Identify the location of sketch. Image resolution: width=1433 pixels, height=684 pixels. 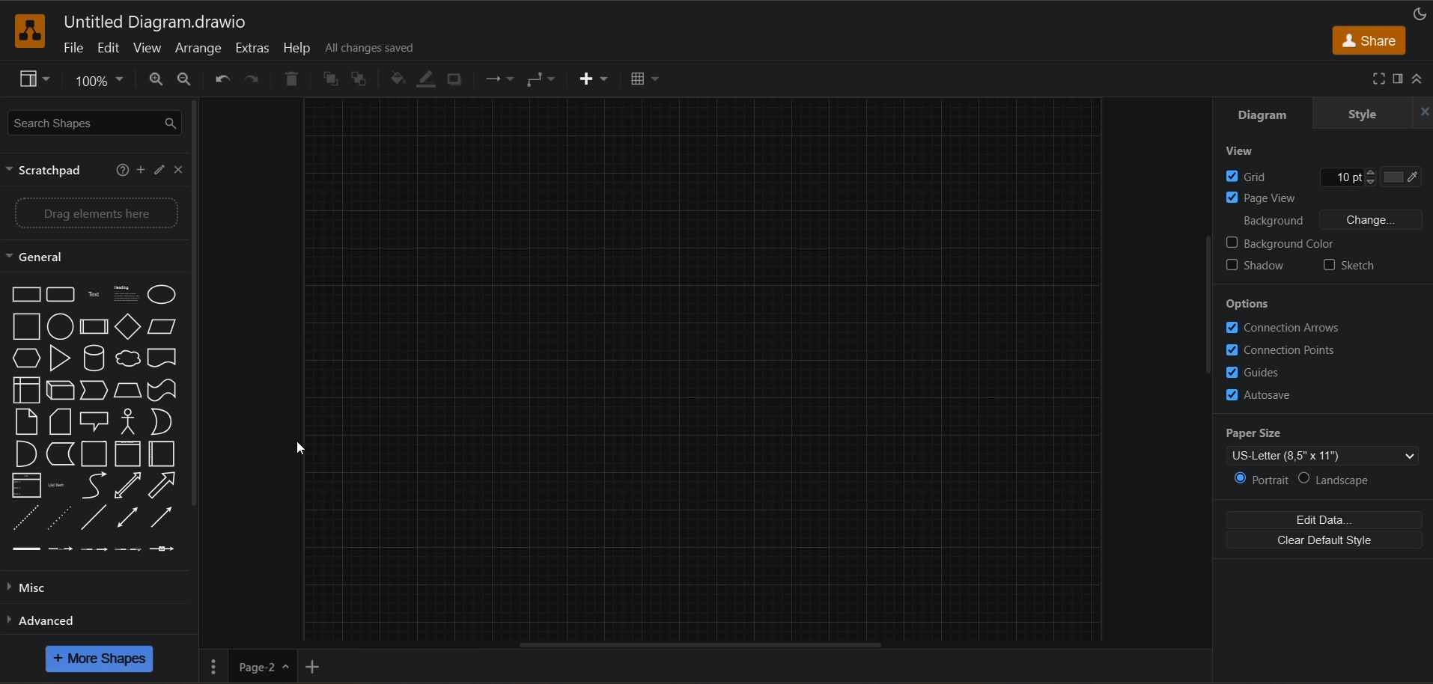
(1350, 266).